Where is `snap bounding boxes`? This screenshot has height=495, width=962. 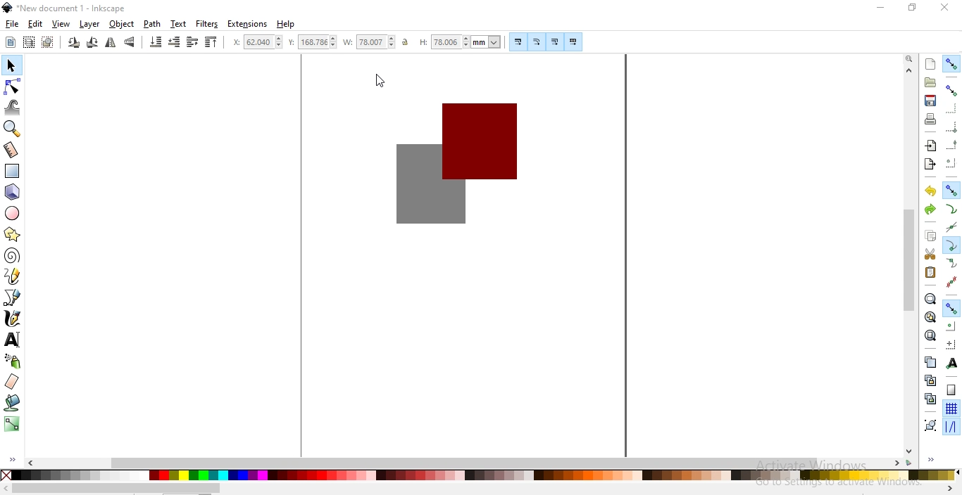
snap bounding boxes is located at coordinates (953, 90).